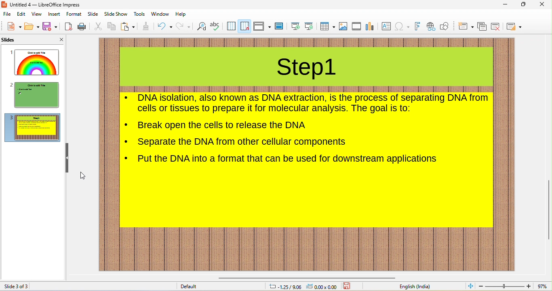 The width and height of the screenshot is (552, 291). What do you see at coordinates (313, 103) in the screenshot?
I see `content` at bounding box center [313, 103].